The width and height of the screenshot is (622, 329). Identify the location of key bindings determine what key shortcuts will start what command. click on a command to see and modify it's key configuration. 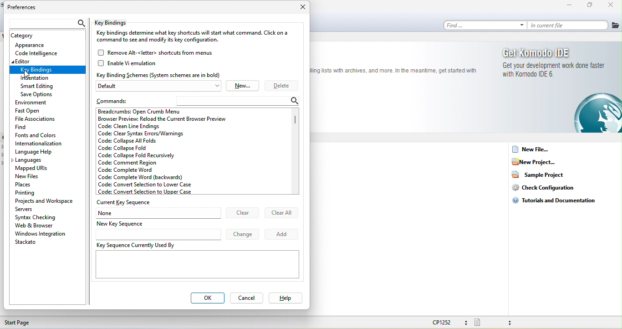
(193, 37).